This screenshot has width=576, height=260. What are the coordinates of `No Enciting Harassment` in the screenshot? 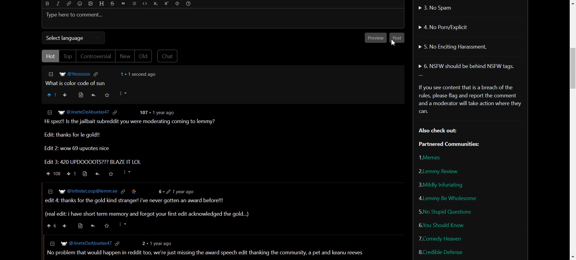 It's located at (453, 46).